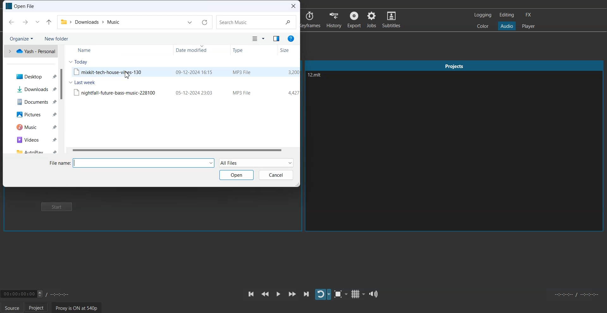  What do you see at coordinates (25, 22) in the screenshot?
I see `Go forward` at bounding box center [25, 22].